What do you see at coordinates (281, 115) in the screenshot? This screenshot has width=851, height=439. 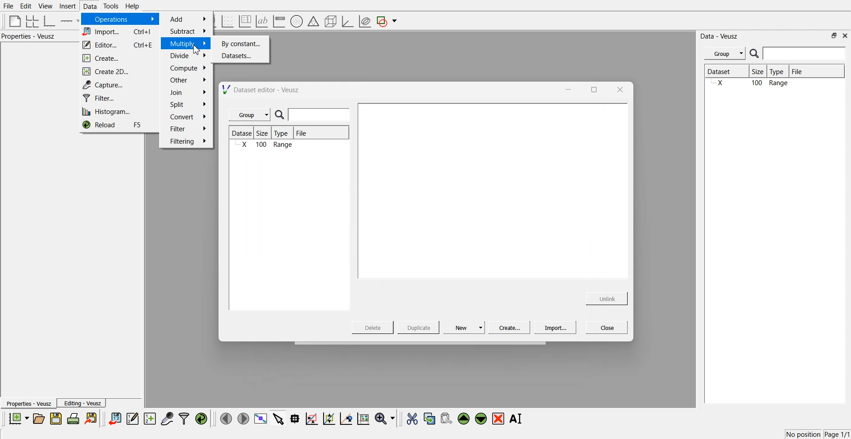 I see `search icon` at bounding box center [281, 115].